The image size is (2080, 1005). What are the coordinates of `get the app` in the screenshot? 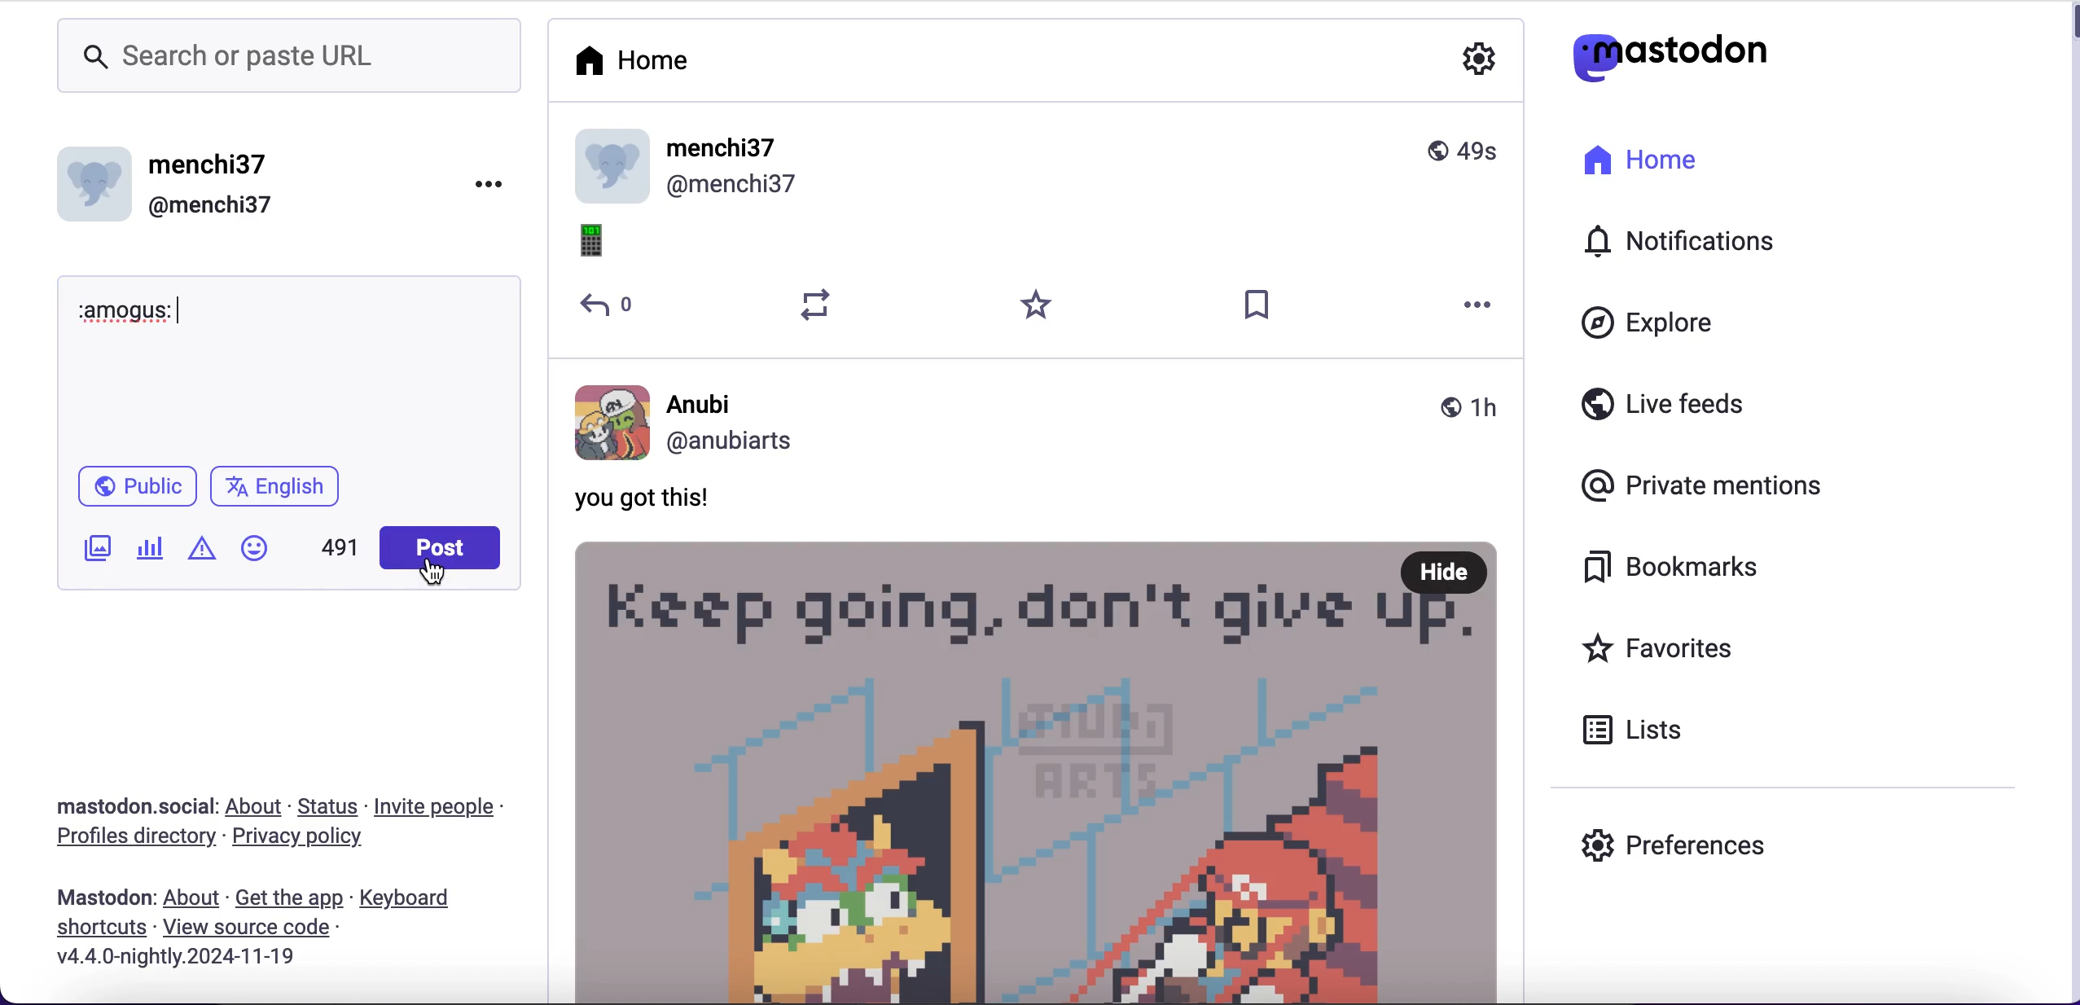 It's located at (292, 900).